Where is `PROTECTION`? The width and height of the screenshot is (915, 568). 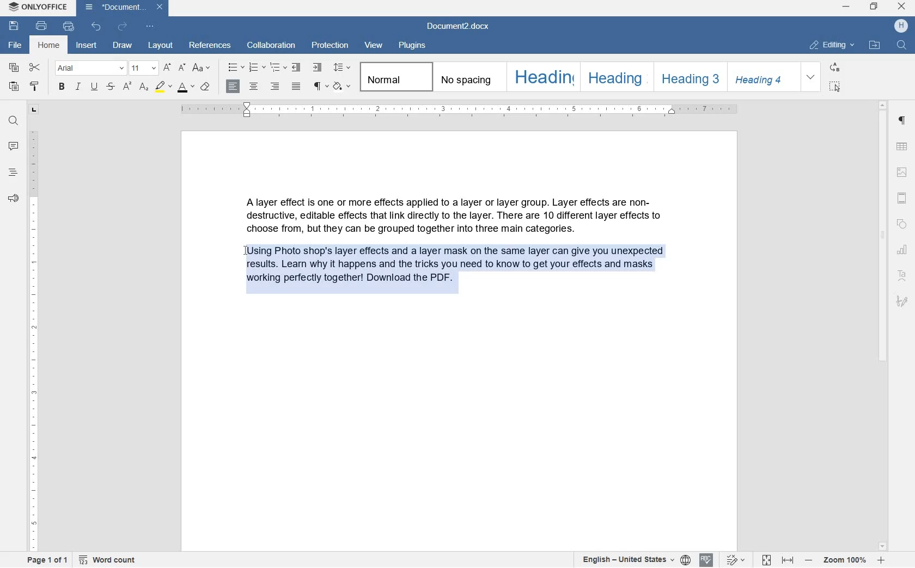
PROTECTION is located at coordinates (330, 46).